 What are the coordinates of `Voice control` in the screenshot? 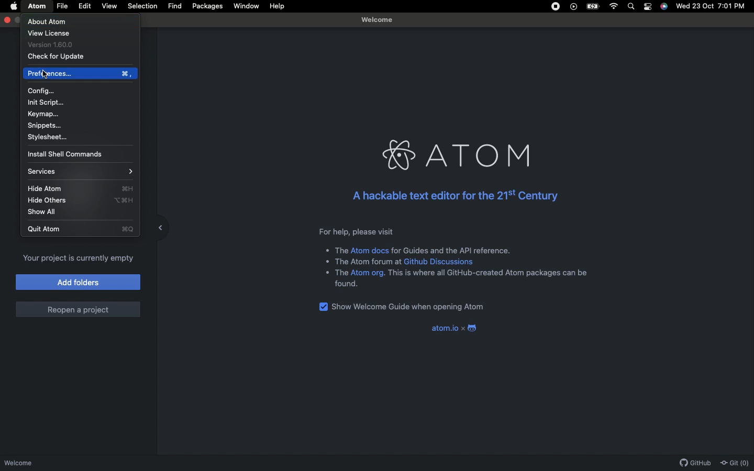 It's located at (665, 6).